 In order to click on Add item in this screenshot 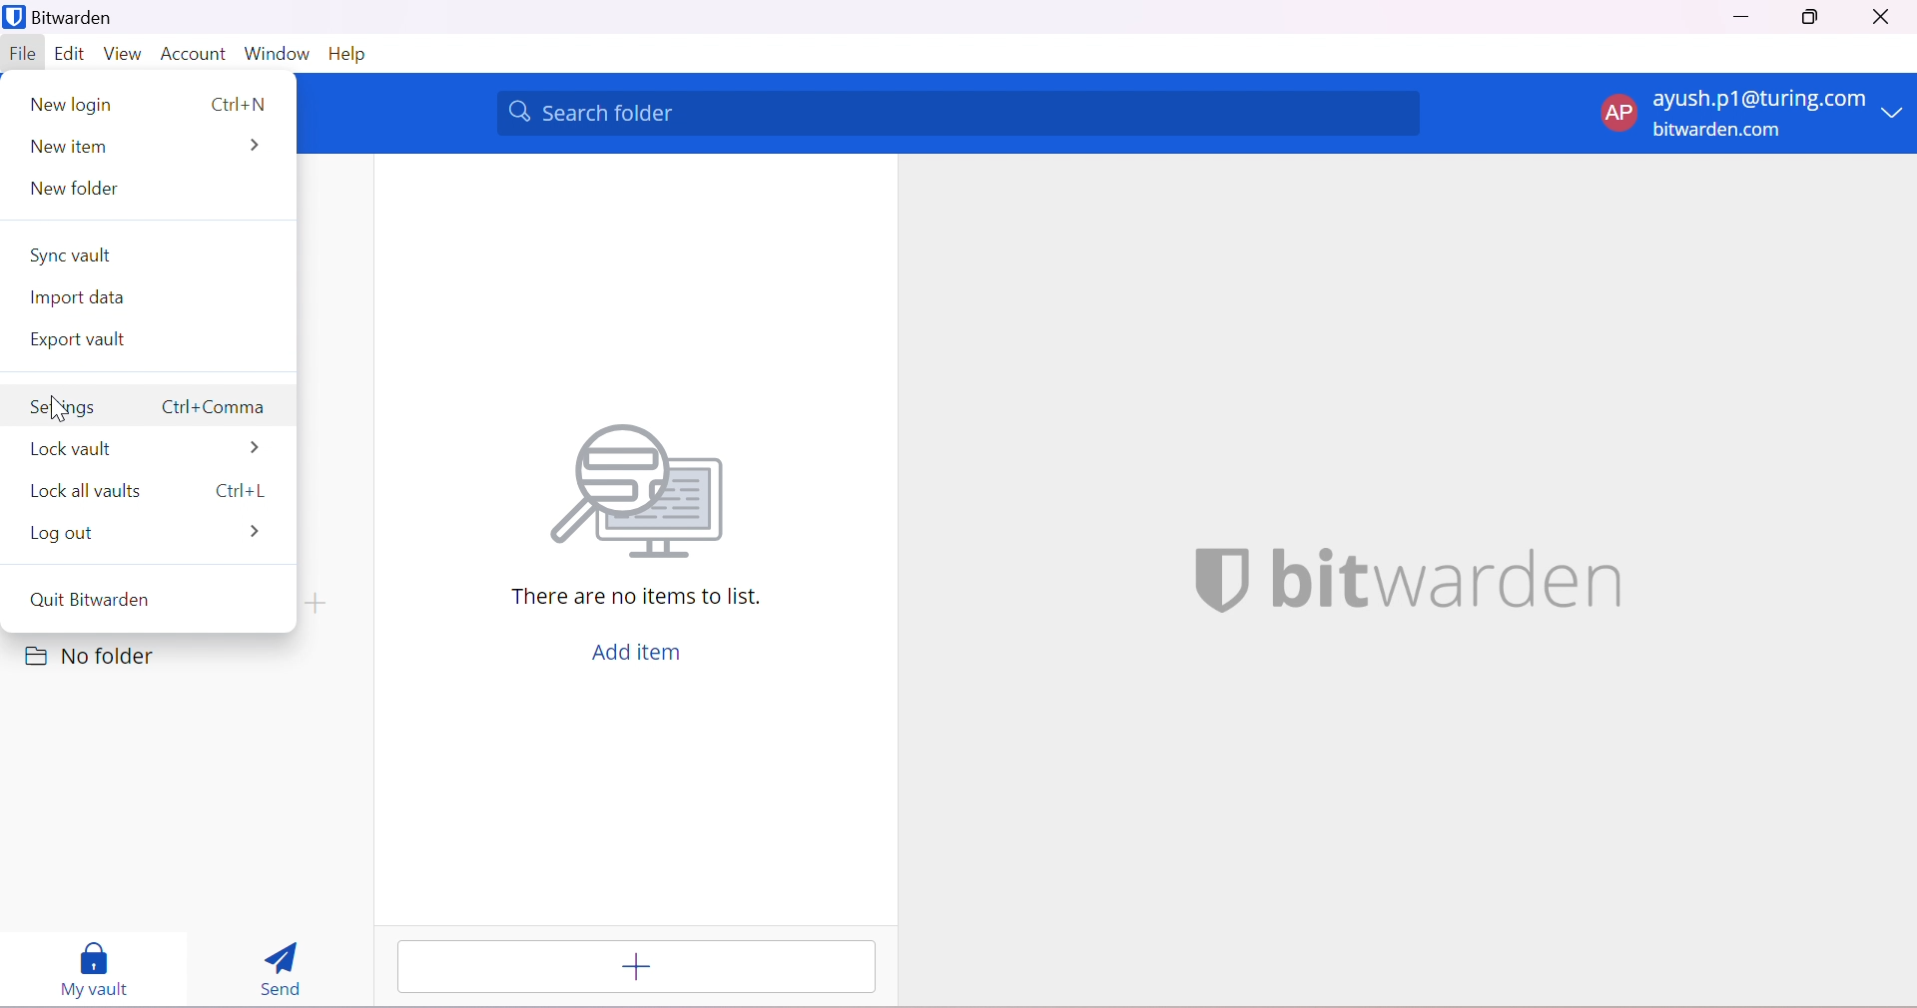, I will do `click(640, 966)`.